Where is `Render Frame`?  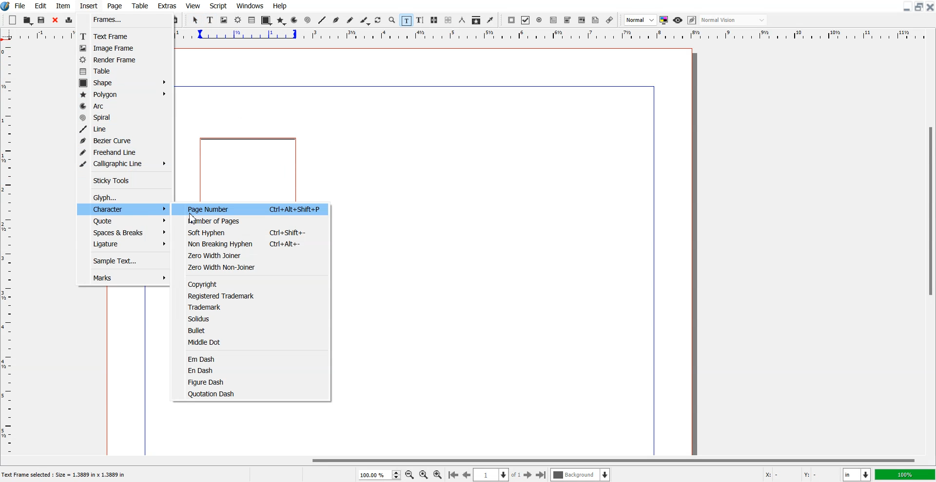 Render Frame is located at coordinates (119, 60).